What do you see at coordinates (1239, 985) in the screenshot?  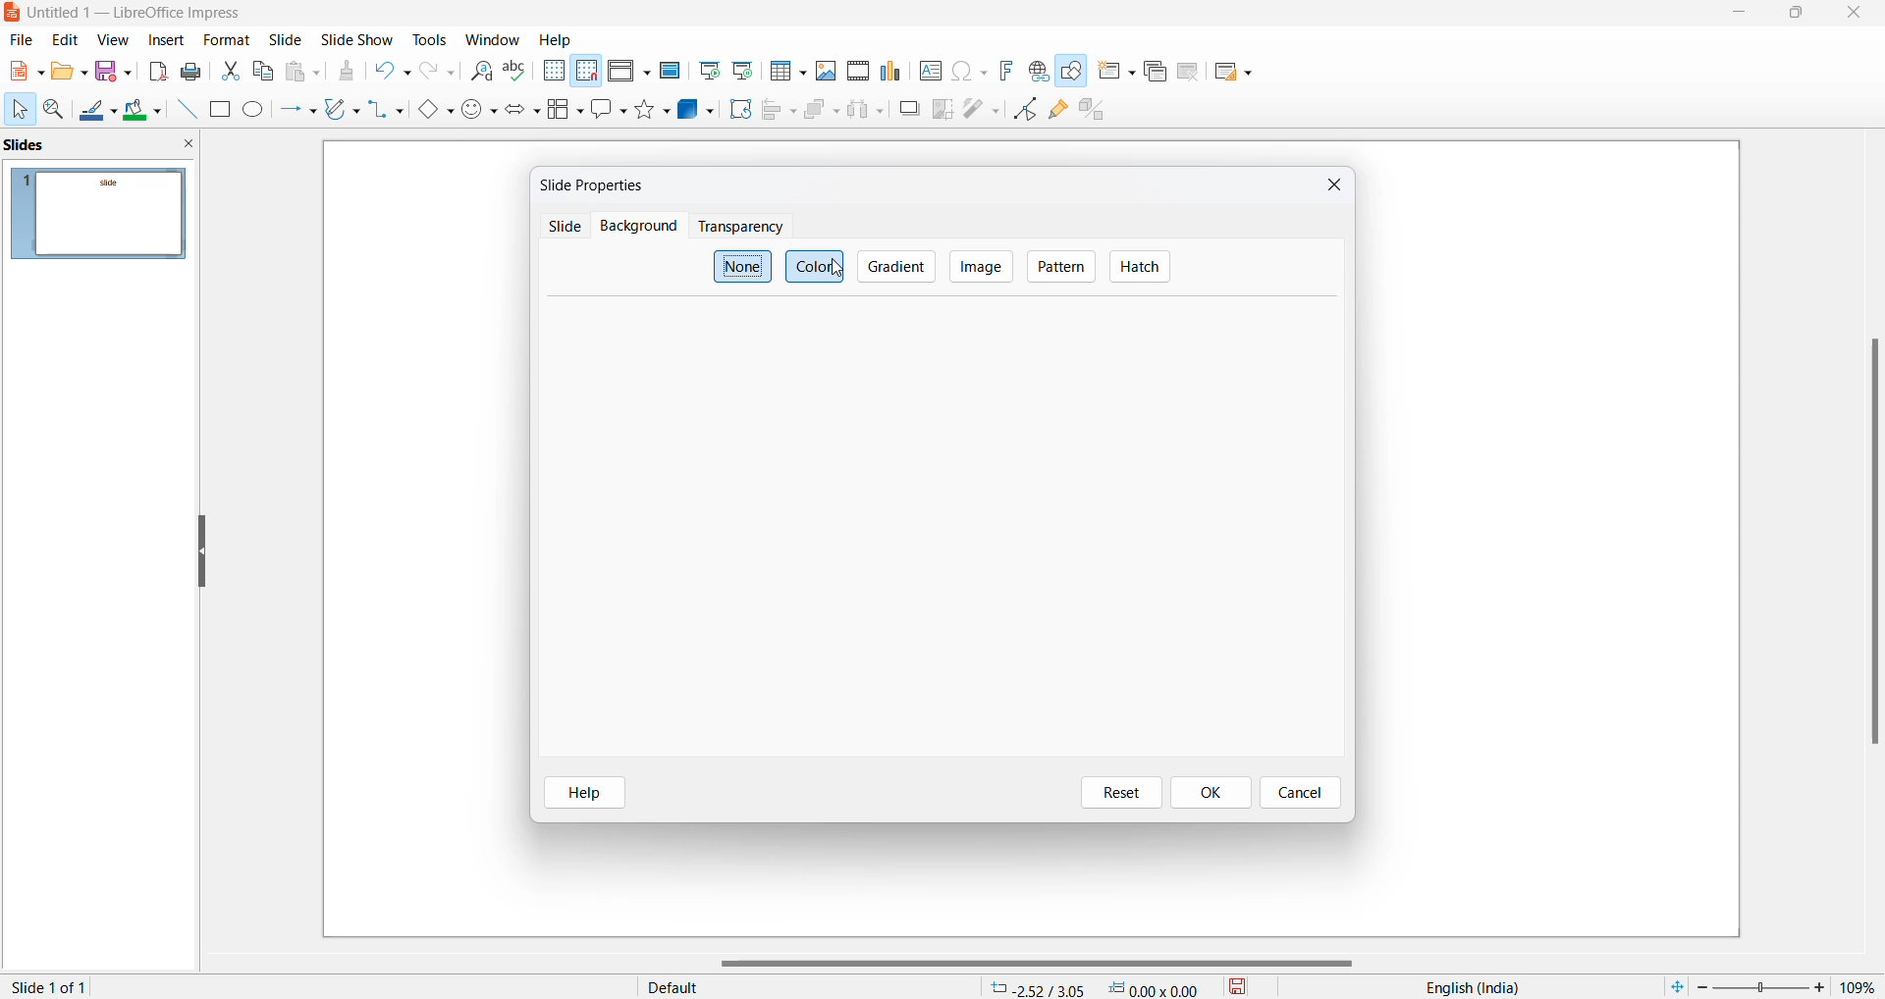 I see `save` at bounding box center [1239, 985].